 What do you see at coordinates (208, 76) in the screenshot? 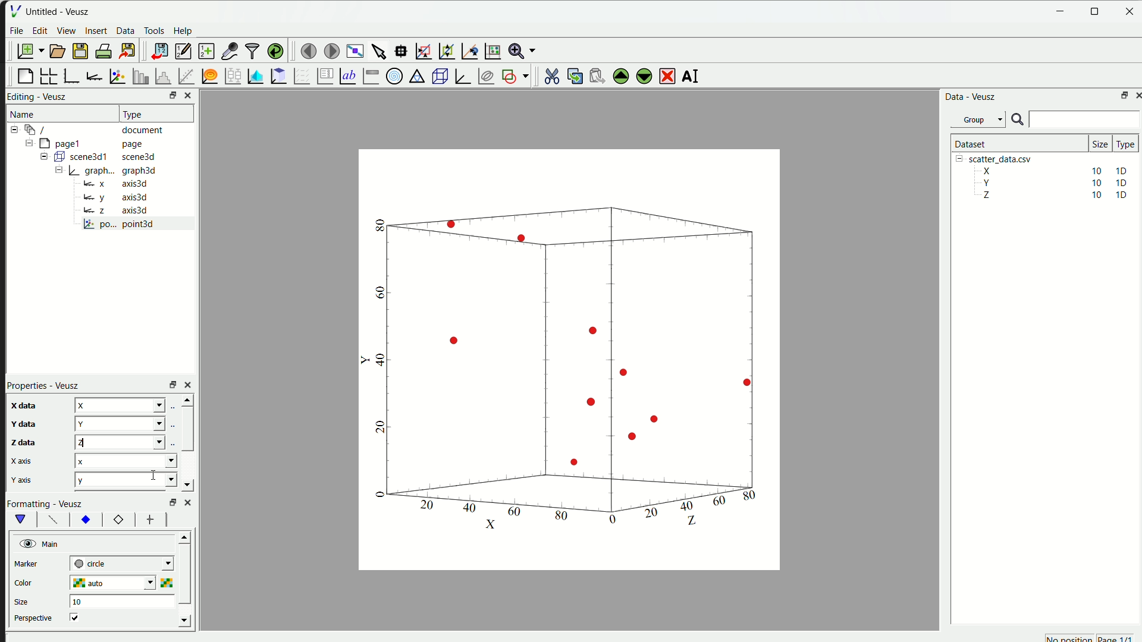
I see `plot function` at bounding box center [208, 76].